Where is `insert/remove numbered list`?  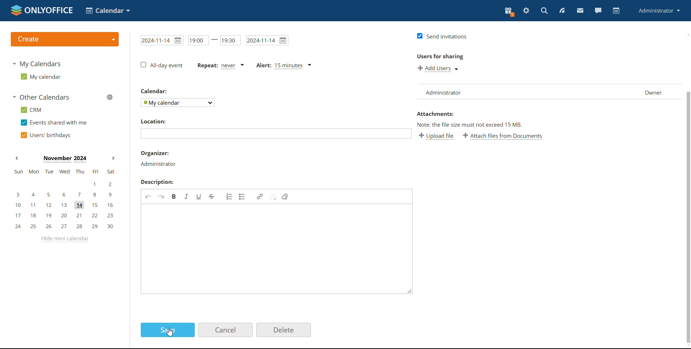
insert/remove numbered list is located at coordinates (229, 198).